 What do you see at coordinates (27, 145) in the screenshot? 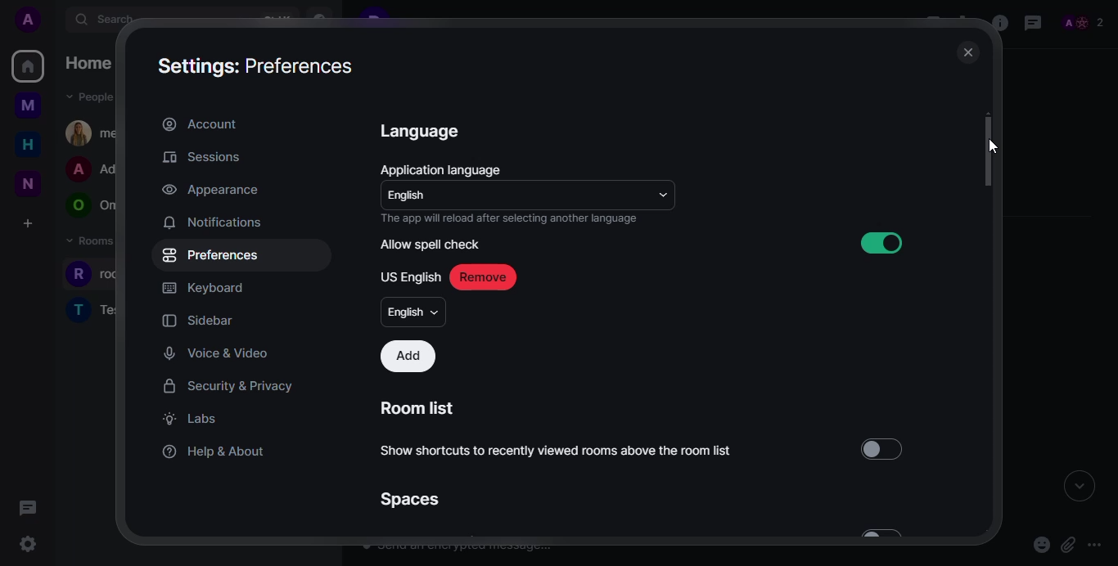
I see `home` at bounding box center [27, 145].